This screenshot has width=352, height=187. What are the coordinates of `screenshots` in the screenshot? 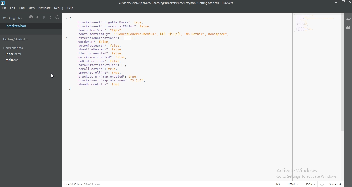 It's located at (14, 48).